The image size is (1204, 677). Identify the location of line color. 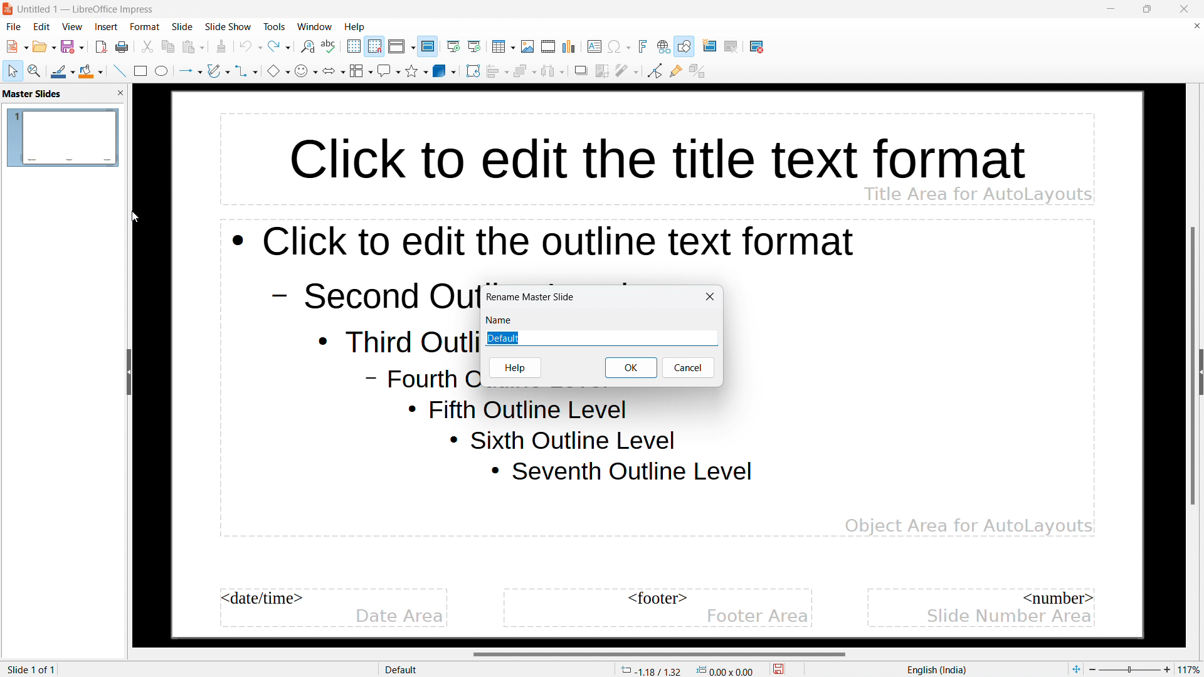
(63, 70).